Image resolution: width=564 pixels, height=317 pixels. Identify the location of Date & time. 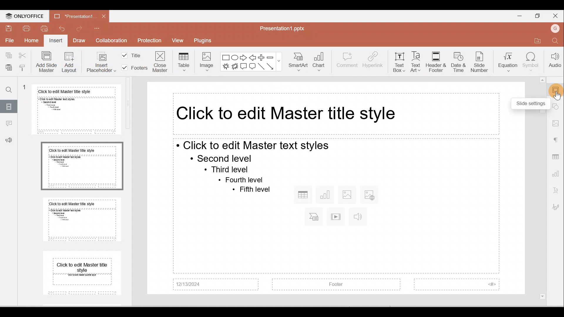
(459, 62).